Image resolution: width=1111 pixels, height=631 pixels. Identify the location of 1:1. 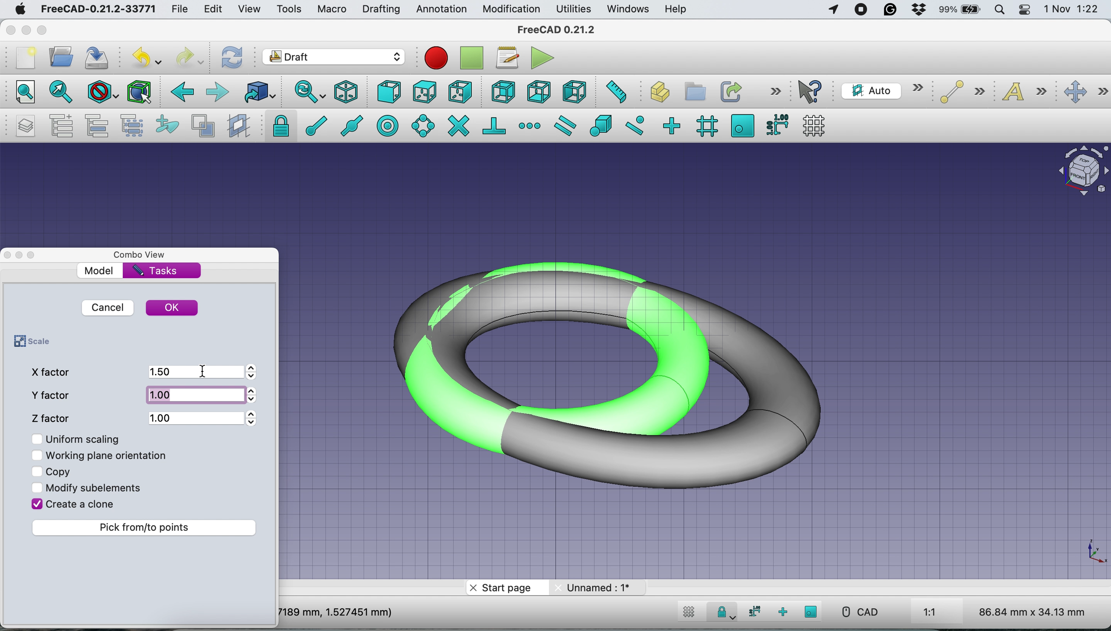
(940, 613).